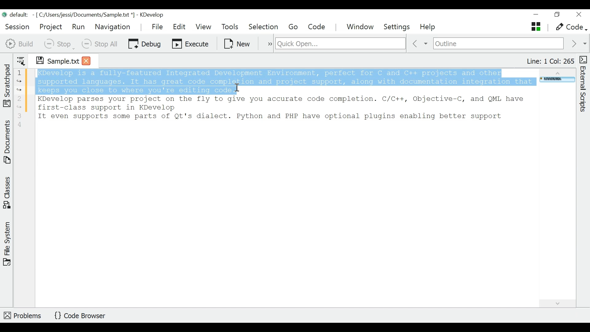 Image resolution: width=590 pixels, height=332 pixels. What do you see at coordinates (232, 27) in the screenshot?
I see `Tools` at bounding box center [232, 27].